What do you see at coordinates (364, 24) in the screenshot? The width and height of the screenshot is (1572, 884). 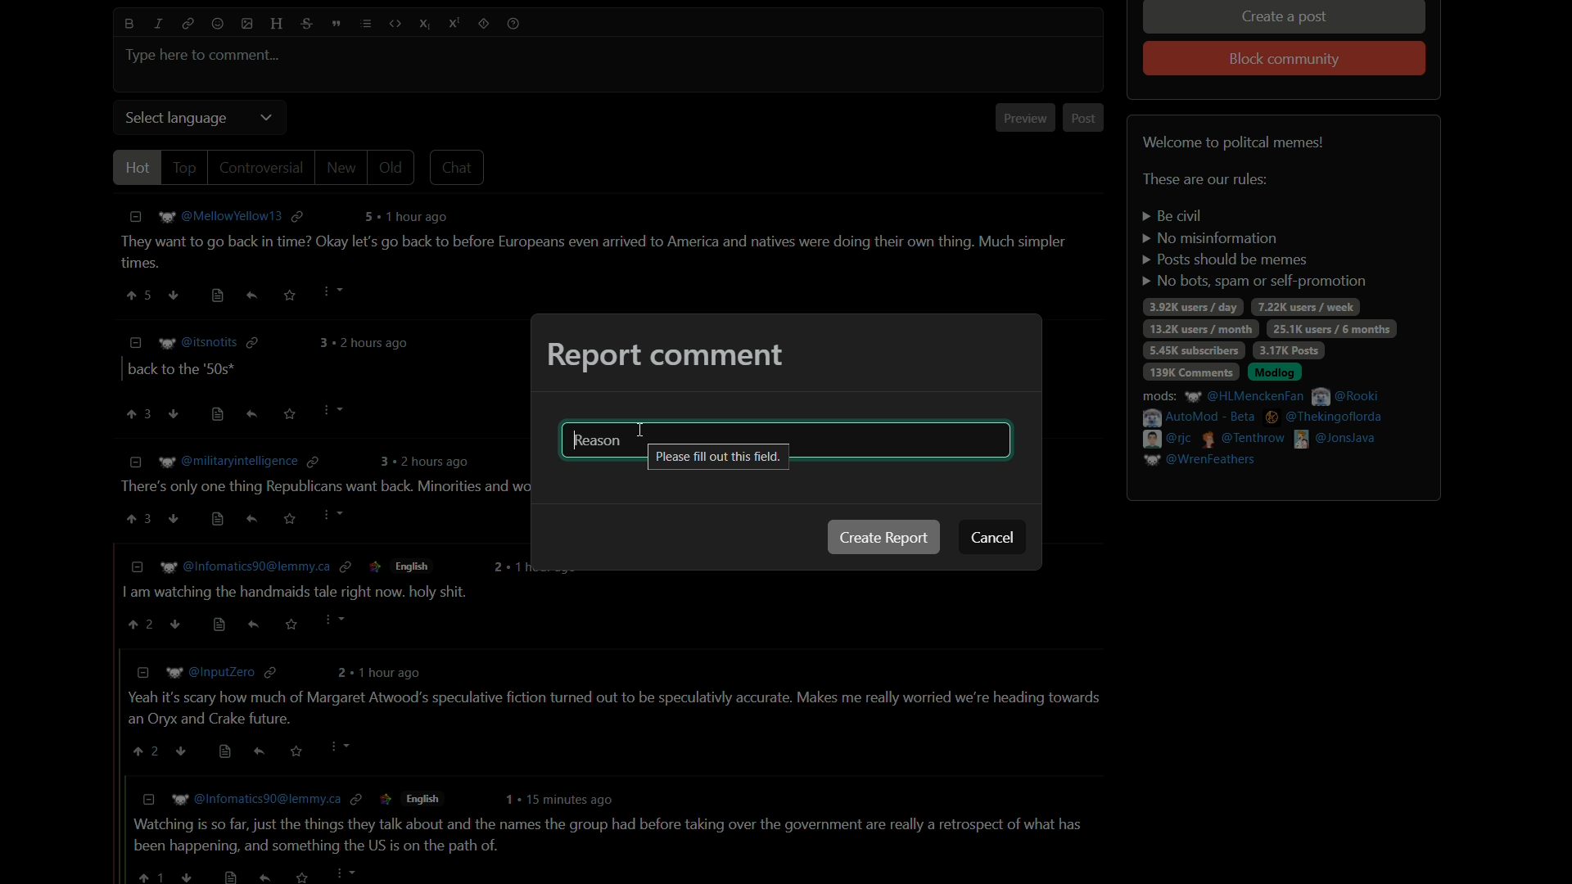 I see `list` at bounding box center [364, 24].